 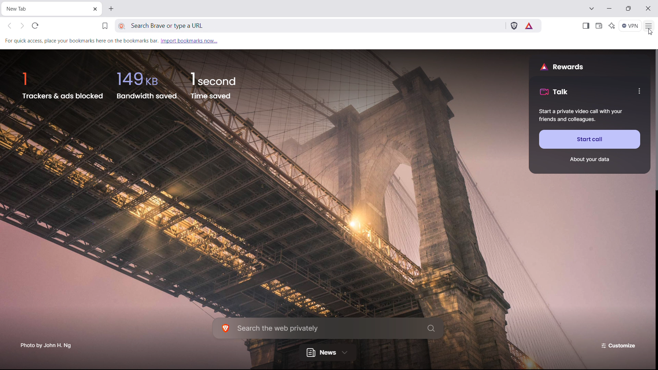 What do you see at coordinates (609, 8) in the screenshot?
I see `minimize` at bounding box center [609, 8].